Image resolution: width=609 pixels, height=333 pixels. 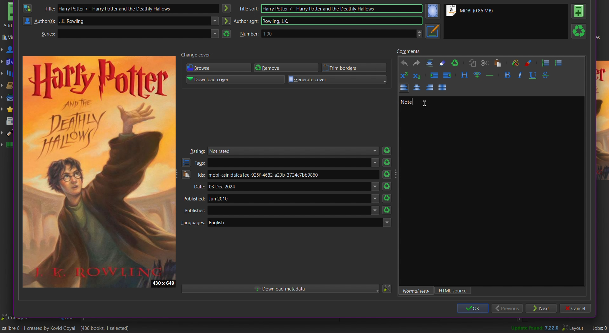 I want to click on Left Align, so click(x=404, y=88).